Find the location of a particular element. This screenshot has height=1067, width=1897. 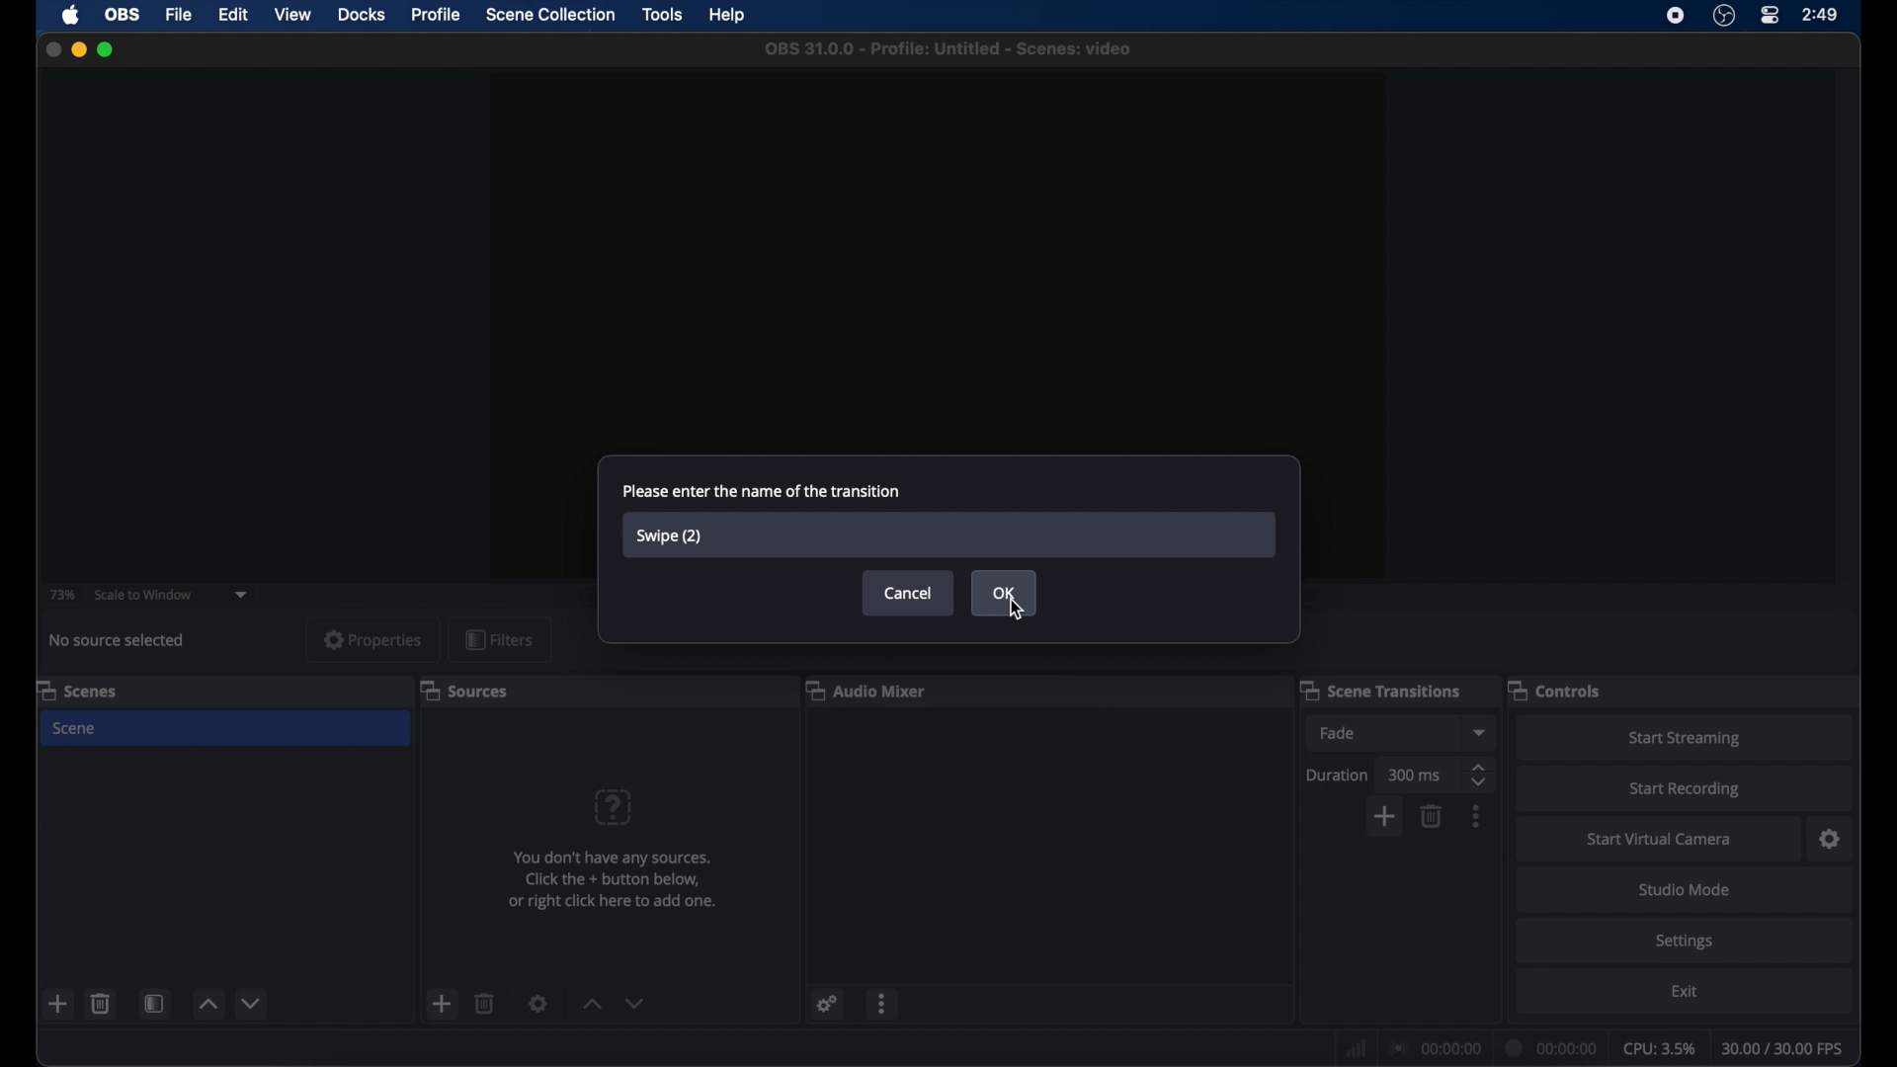

pleasanter the name of the transition is located at coordinates (761, 490).